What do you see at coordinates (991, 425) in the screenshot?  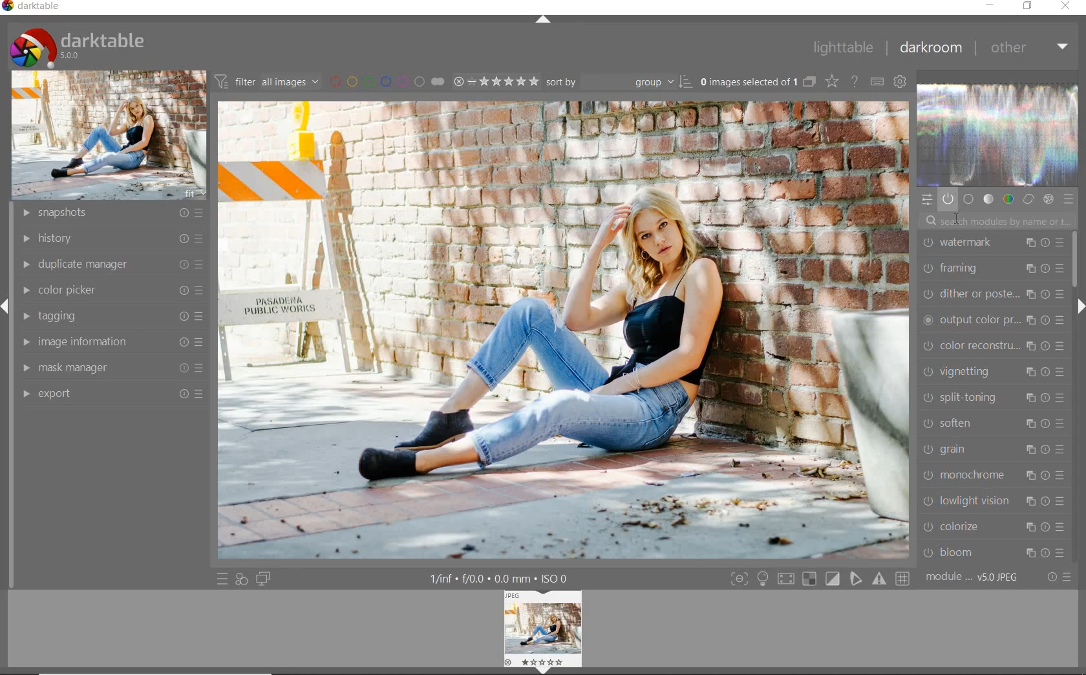 I see `soften` at bounding box center [991, 425].